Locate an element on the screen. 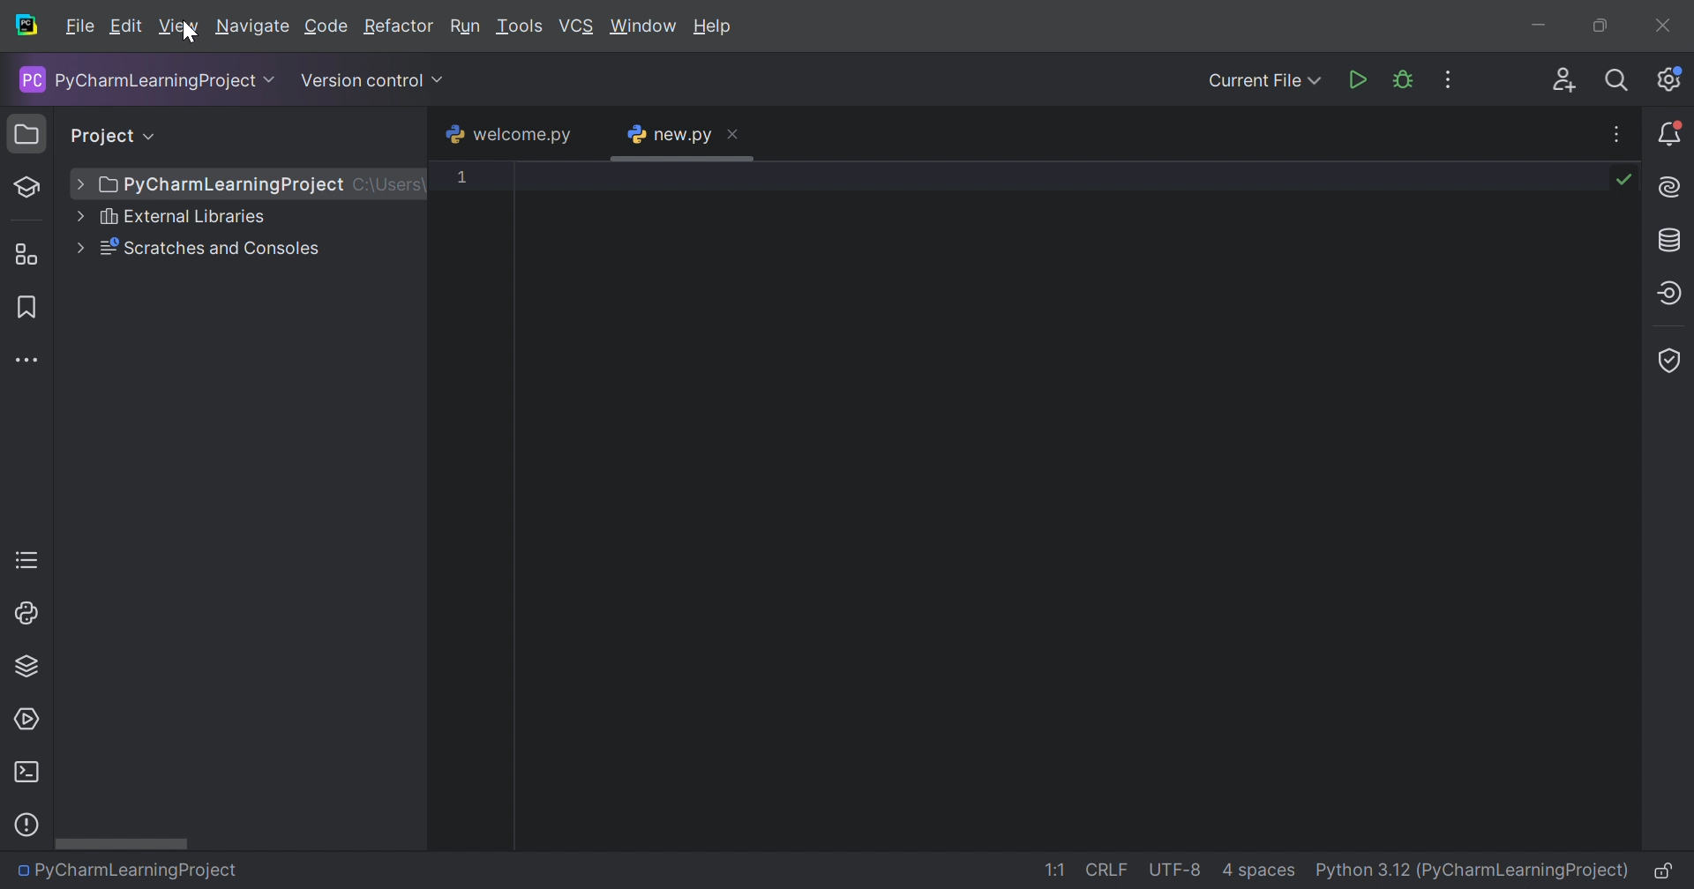 The height and width of the screenshot is (889, 1694). Python Console is located at coordinates (27, 614).